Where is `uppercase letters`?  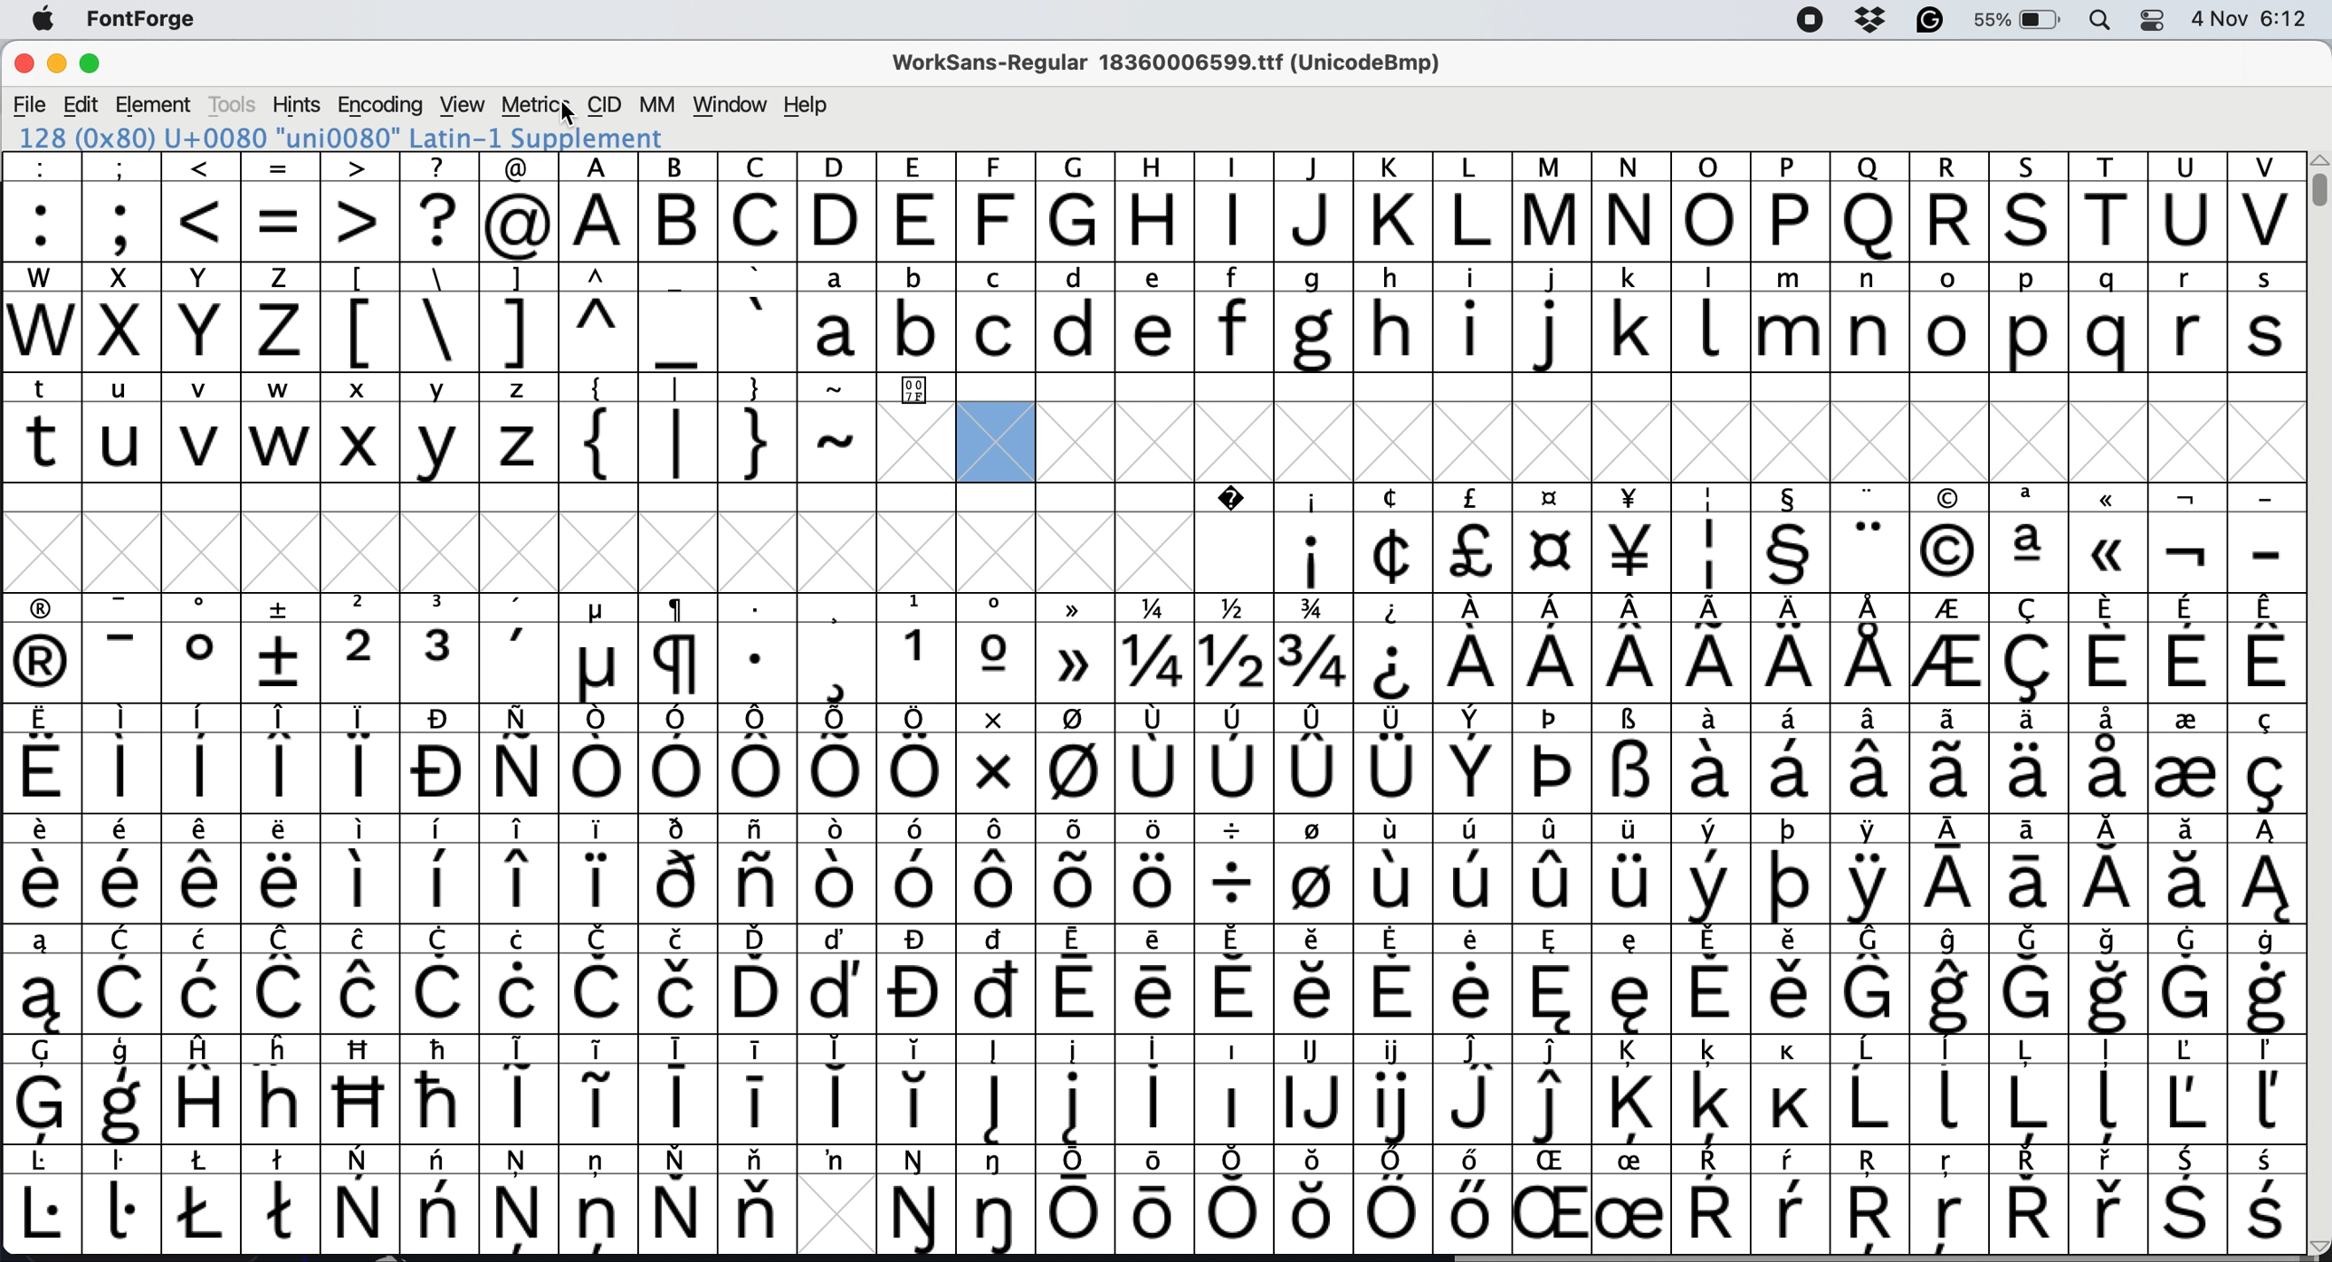
uppercase letters is located at coordinates (158, 331).